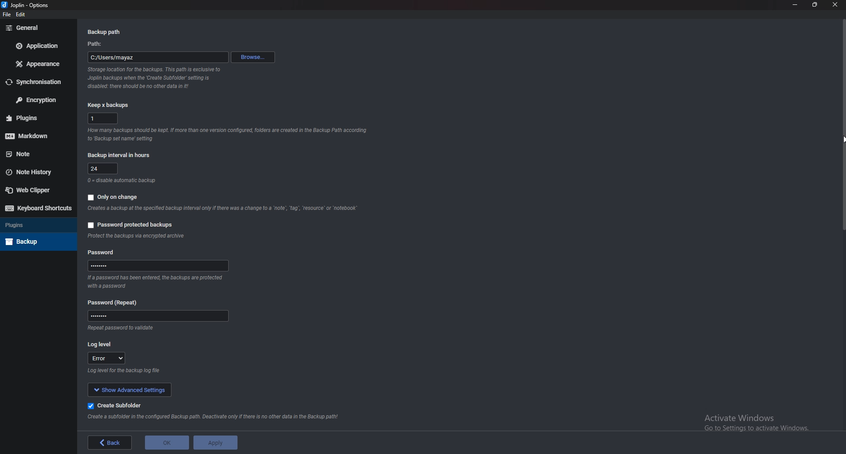 The image size is (846, 454). Describe the element at coordinates (229, 134) in the screenshot. I see `Info` at that location.